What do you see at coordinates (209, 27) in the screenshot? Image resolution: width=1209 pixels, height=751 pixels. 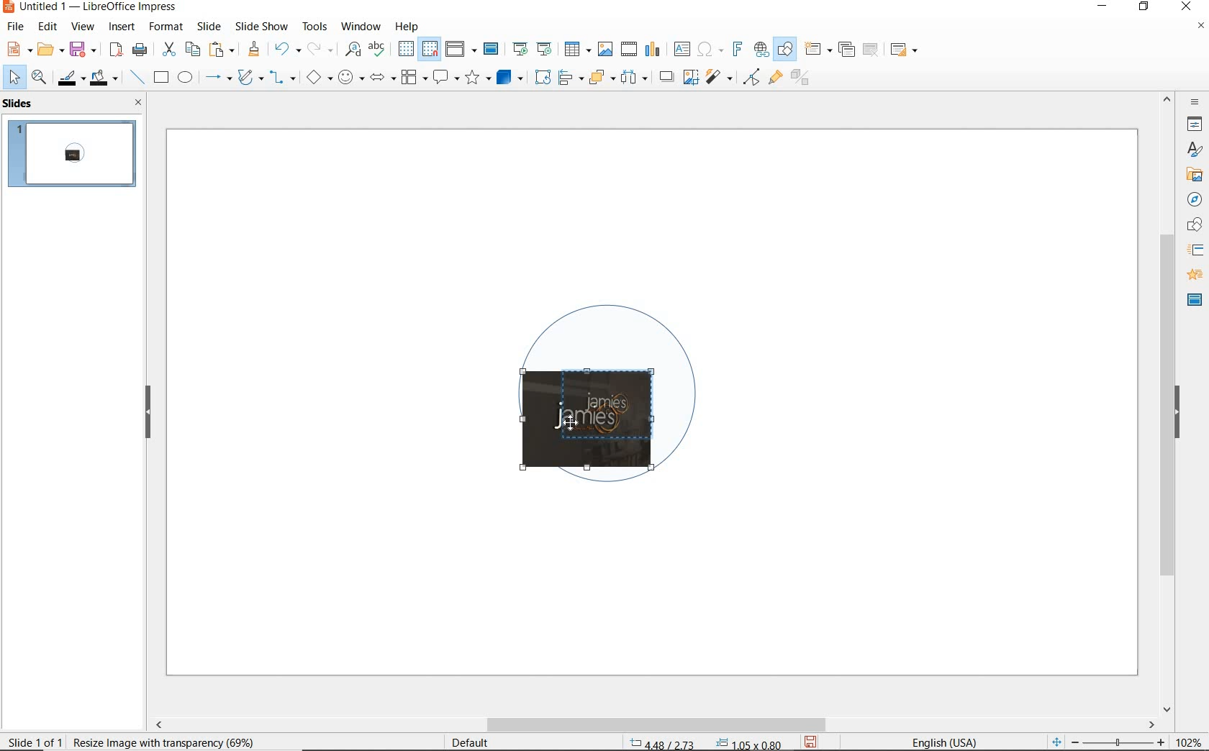 I see `slide` at bounding box center [209, 27].